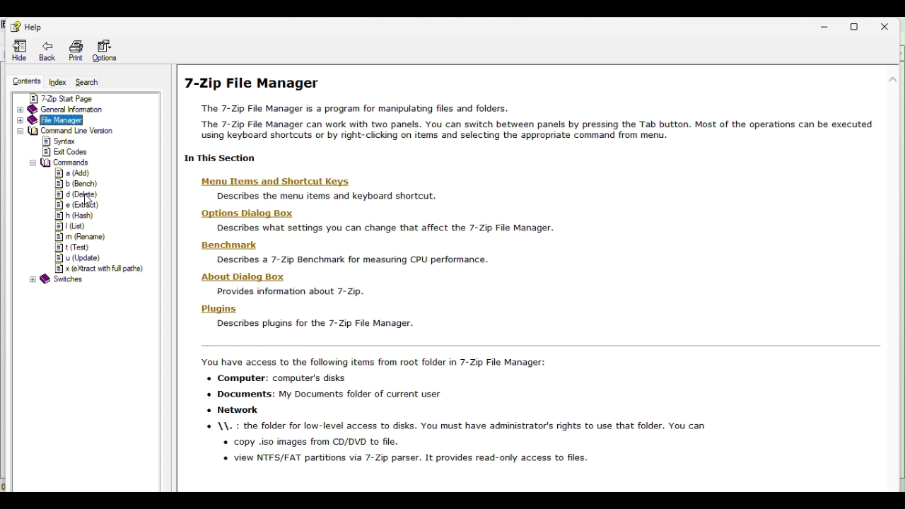 This screenshot has width=905, height=509. What do you see at coordinates (237, 275) in the screenshot?
I see `‘About Dialog Box` at bounding box center [237, 275].